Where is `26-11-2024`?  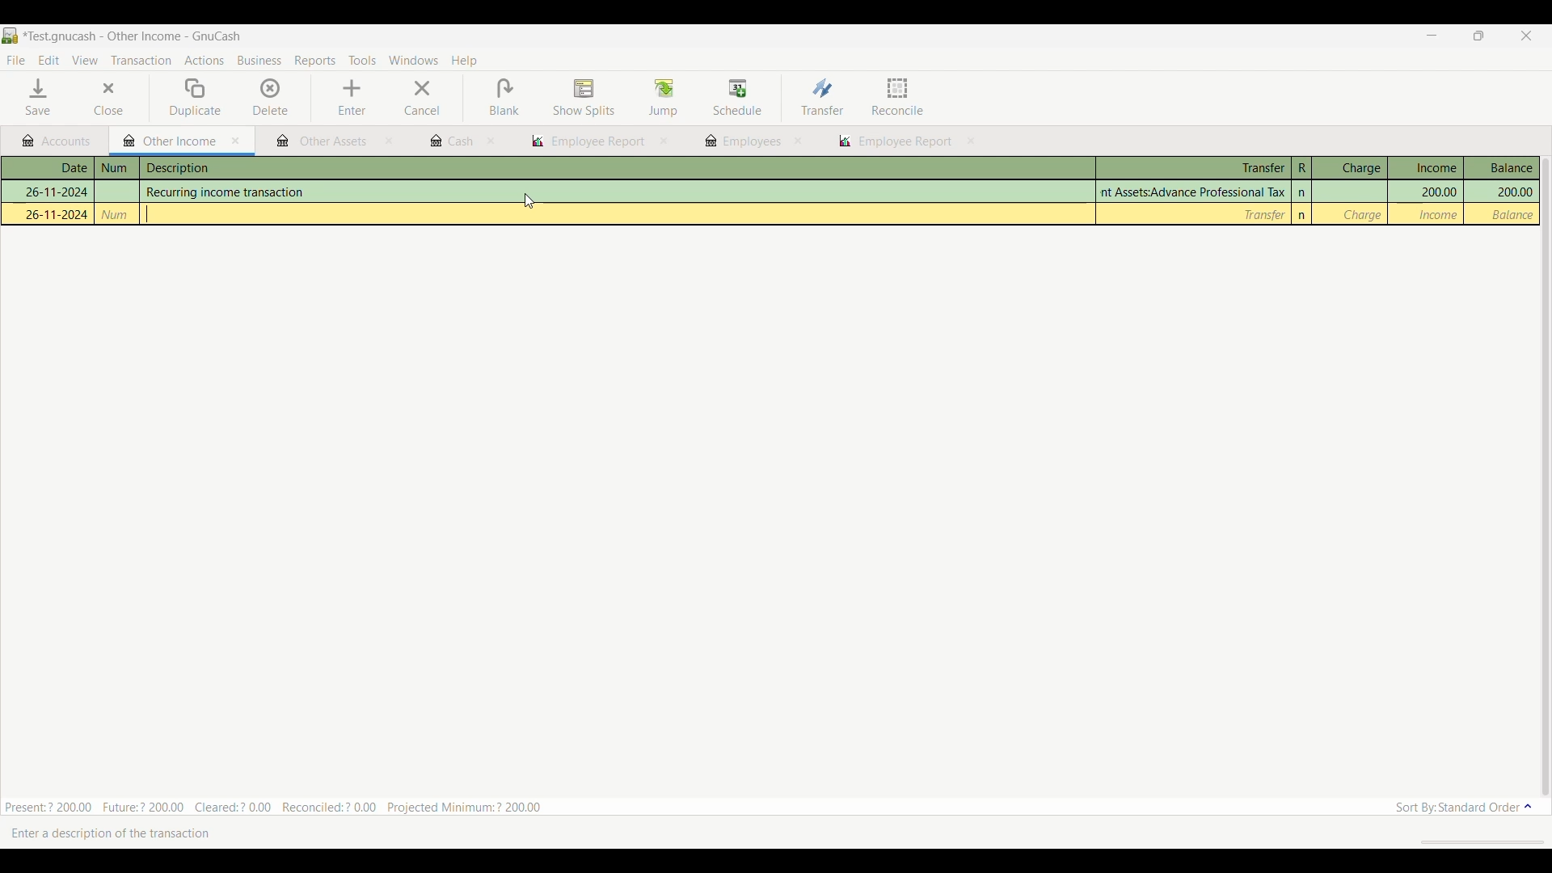
26-11-2024 is located at coordinates (53, 214).